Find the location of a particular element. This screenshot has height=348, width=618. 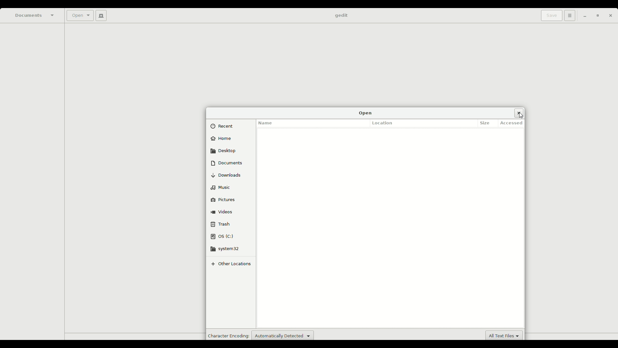

Documents is located at coordinates (35, 15).